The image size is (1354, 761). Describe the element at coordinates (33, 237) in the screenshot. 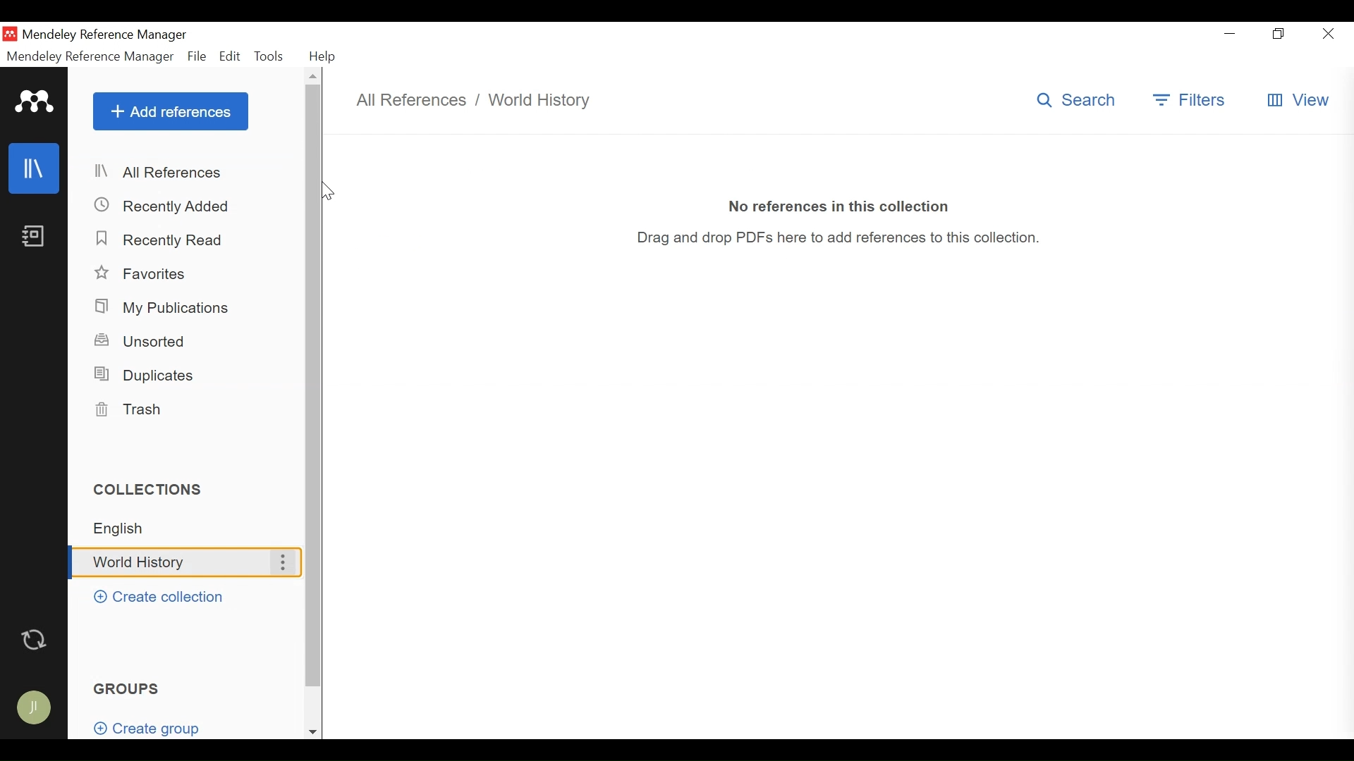

I see `Notebook` at that location.